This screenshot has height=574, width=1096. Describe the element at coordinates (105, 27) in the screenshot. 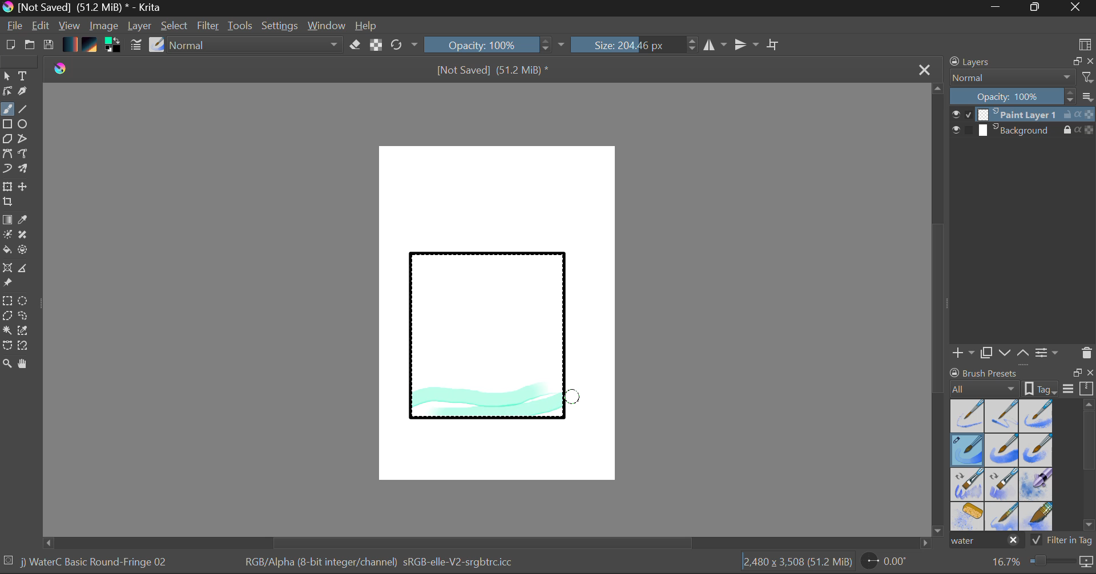

I see `Image` at that location.